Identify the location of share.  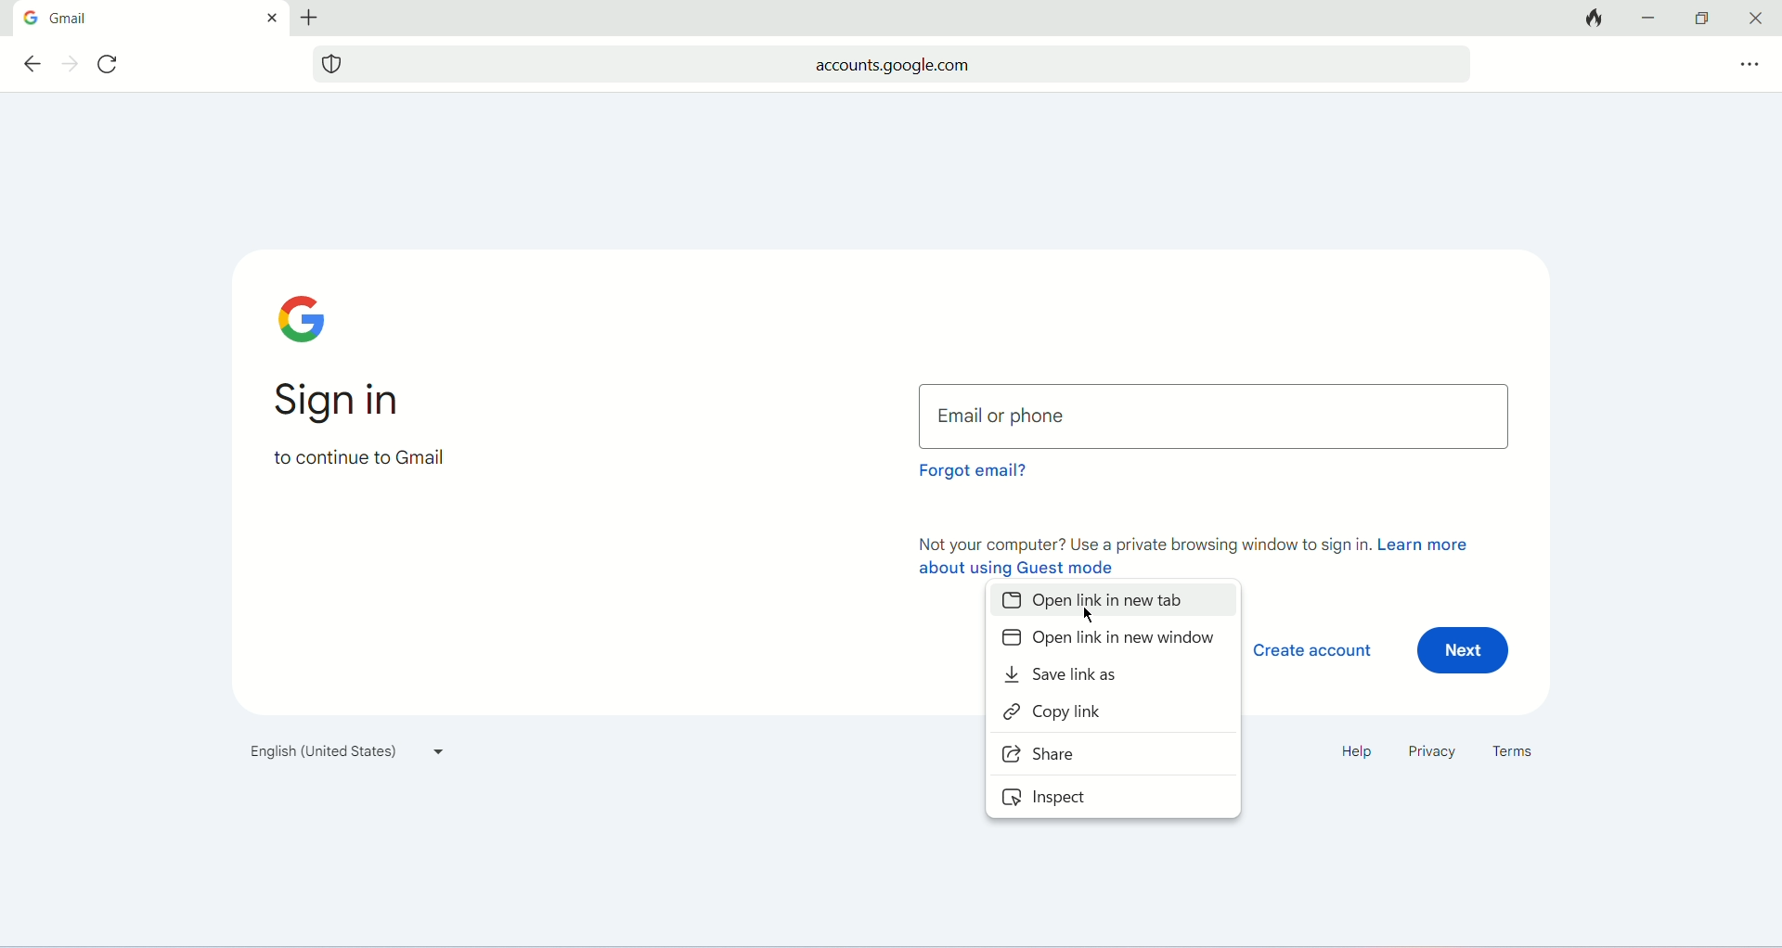
(1042, 758).